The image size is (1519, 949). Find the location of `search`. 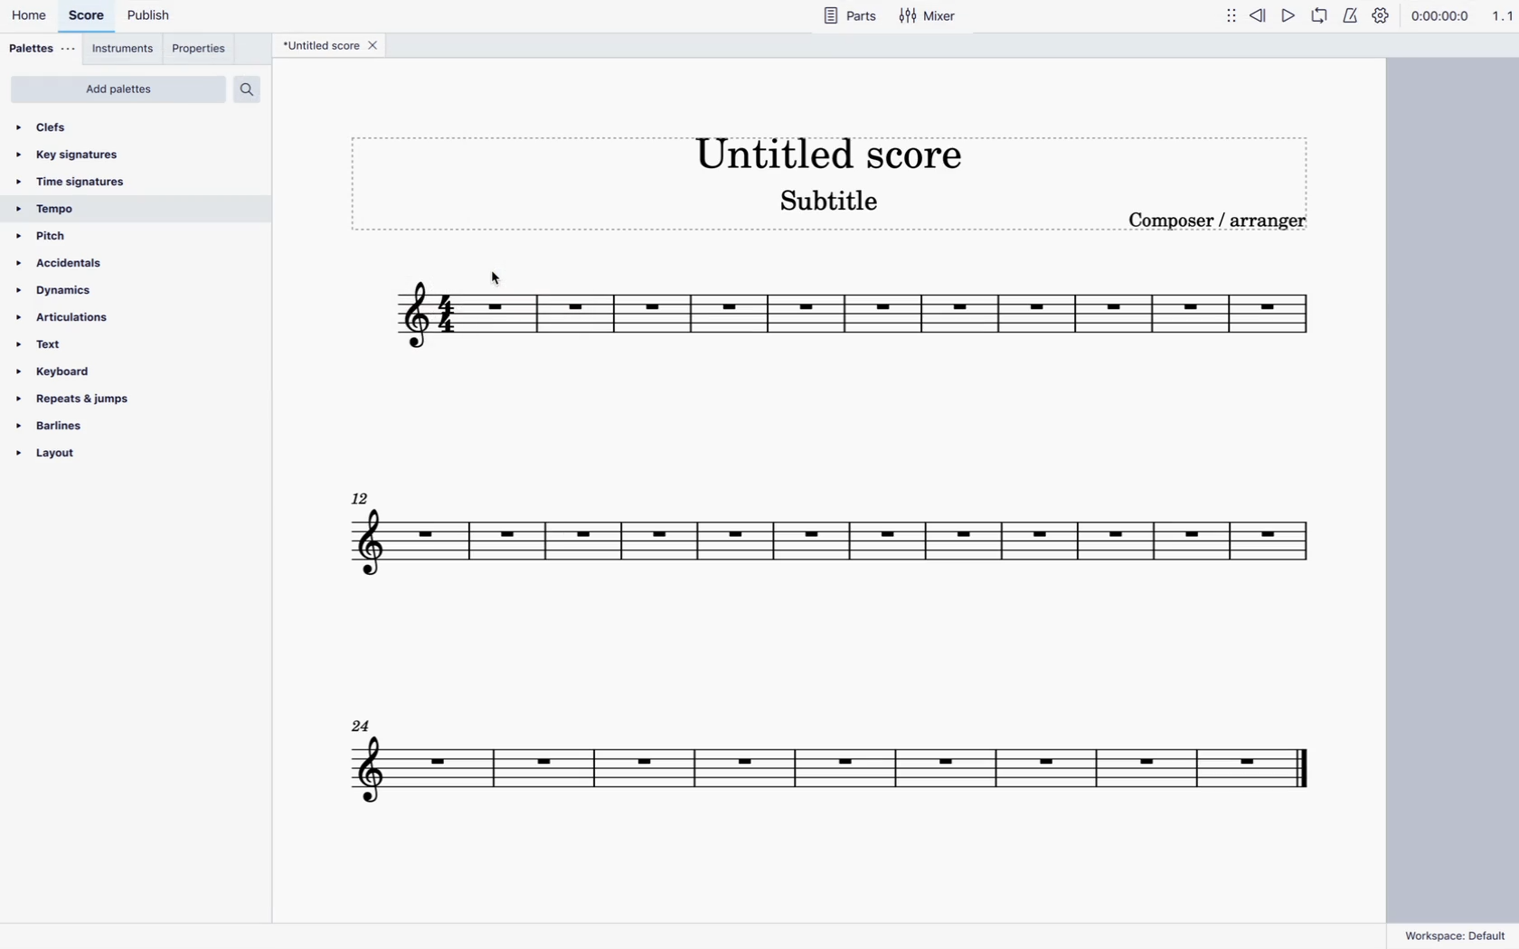

search is located at coordinates (253, 89).